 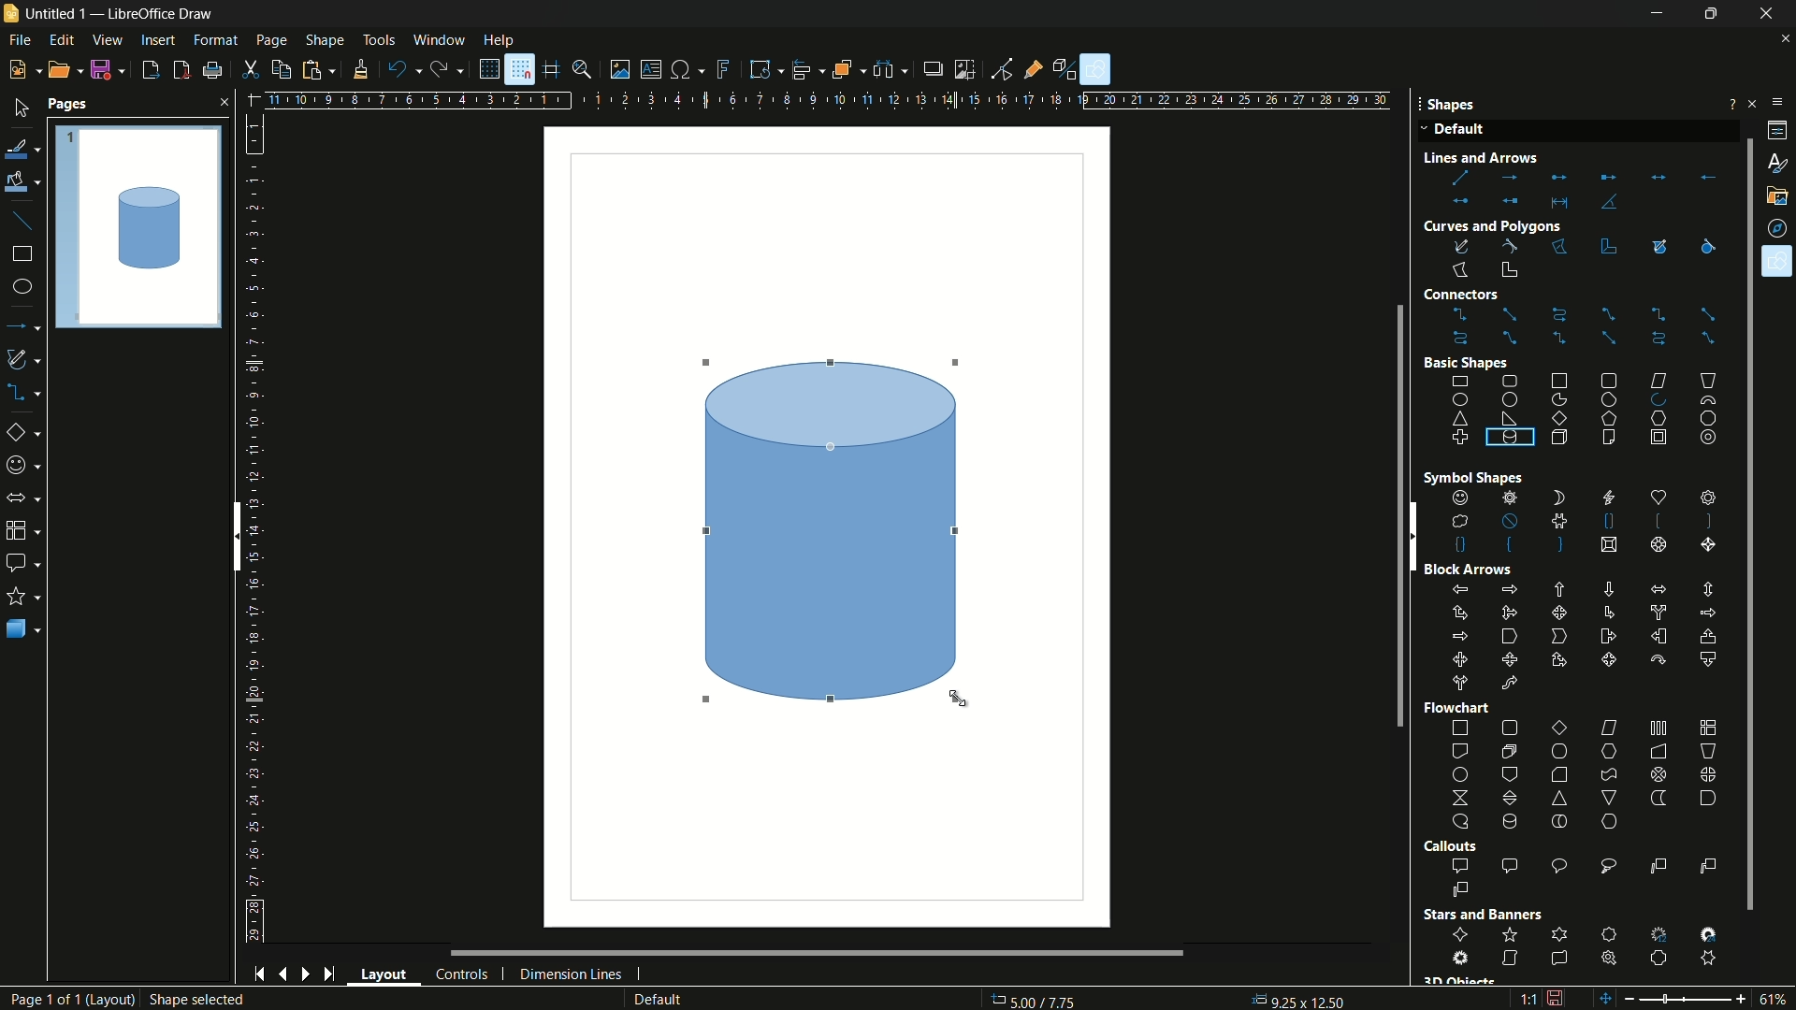 What do you see at coordinates (1582, 523) in the screenshot?
I see `shapes` at bounding box center [1582, 523].